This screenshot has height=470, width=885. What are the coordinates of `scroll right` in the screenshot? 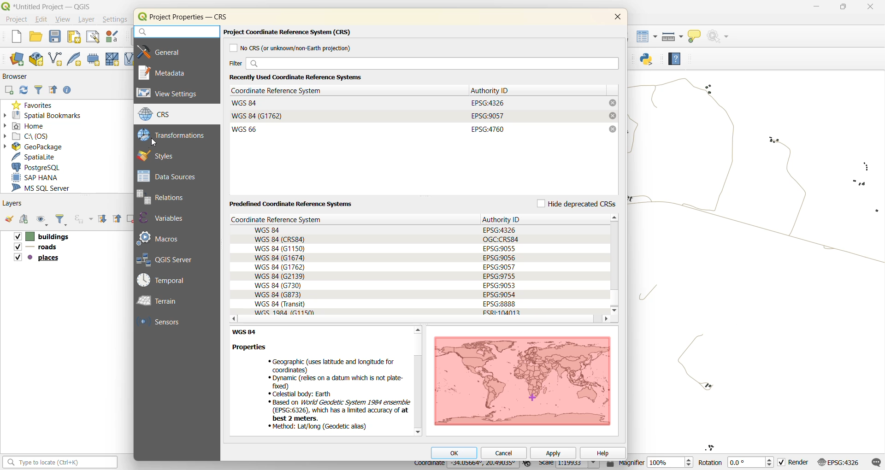 It's located at (606, 319).